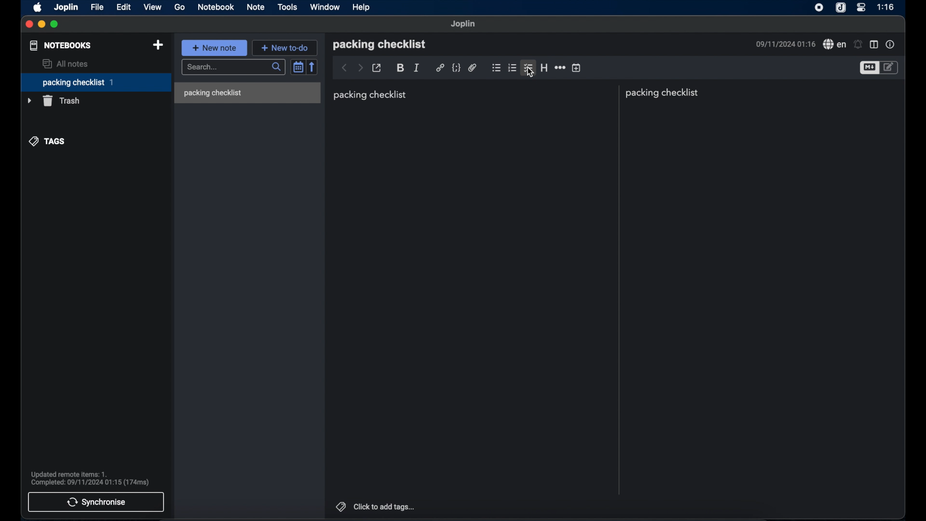 This screenshot has width=926, height=521. I want to click on note properties, so click(891, 44).